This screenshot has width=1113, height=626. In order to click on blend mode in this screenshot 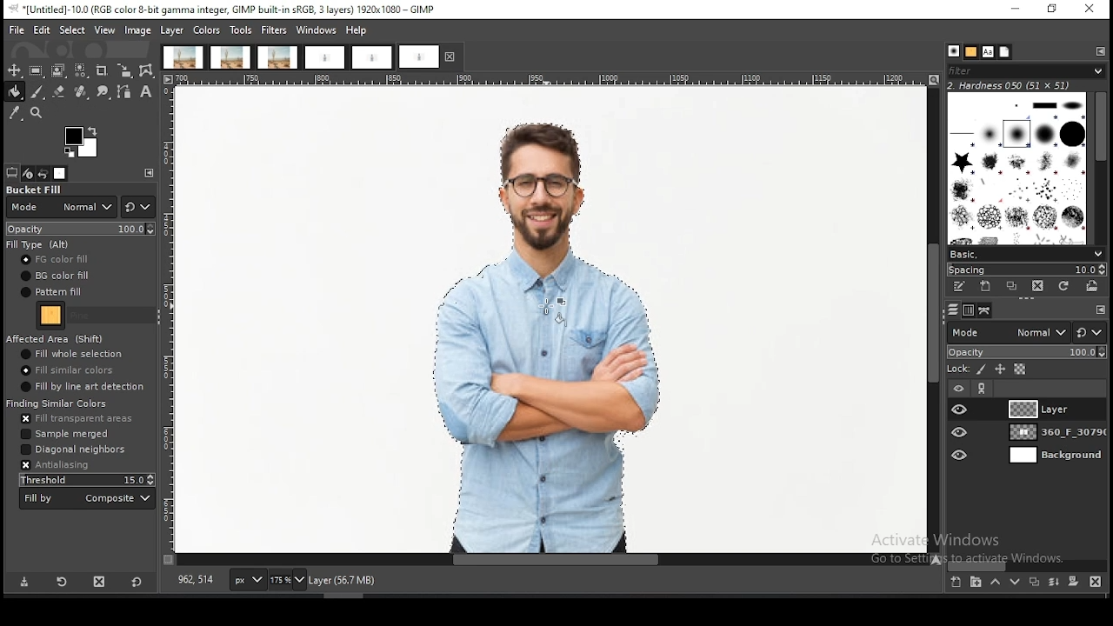, I will do `click(1008, 332)`.